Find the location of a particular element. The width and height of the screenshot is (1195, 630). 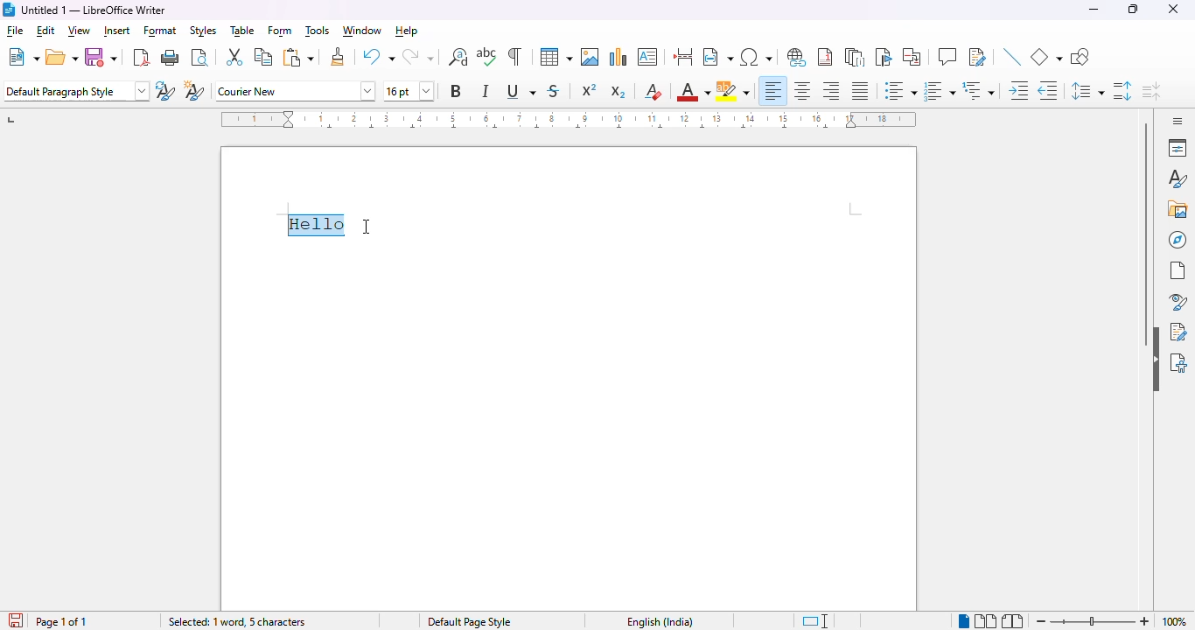

styles is located at coordinates (1176, 179).